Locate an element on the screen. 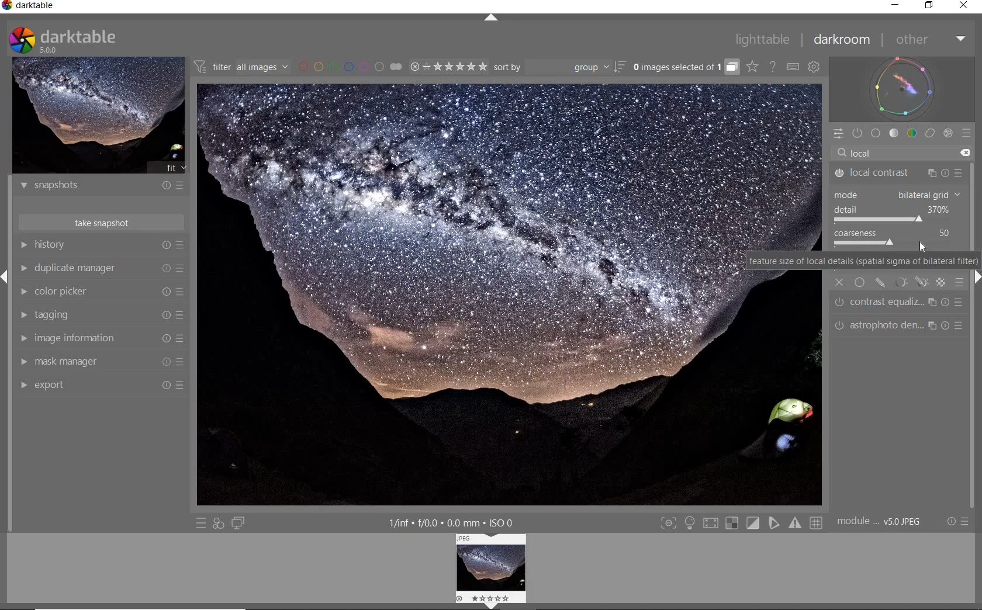 Image resolution: width=982 pixels, height=610 pixels. mask manager is located at coordinates (68, 359).